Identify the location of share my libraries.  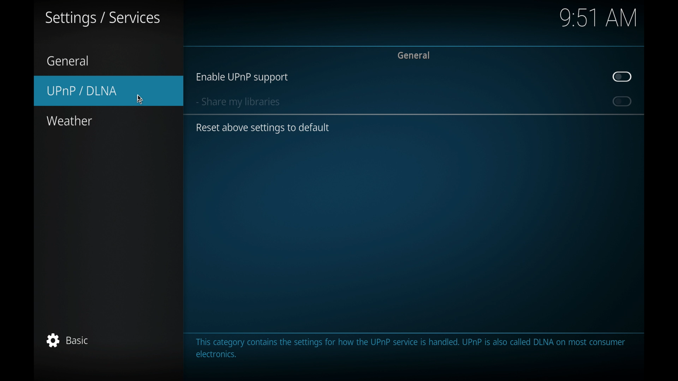
(238, 103).